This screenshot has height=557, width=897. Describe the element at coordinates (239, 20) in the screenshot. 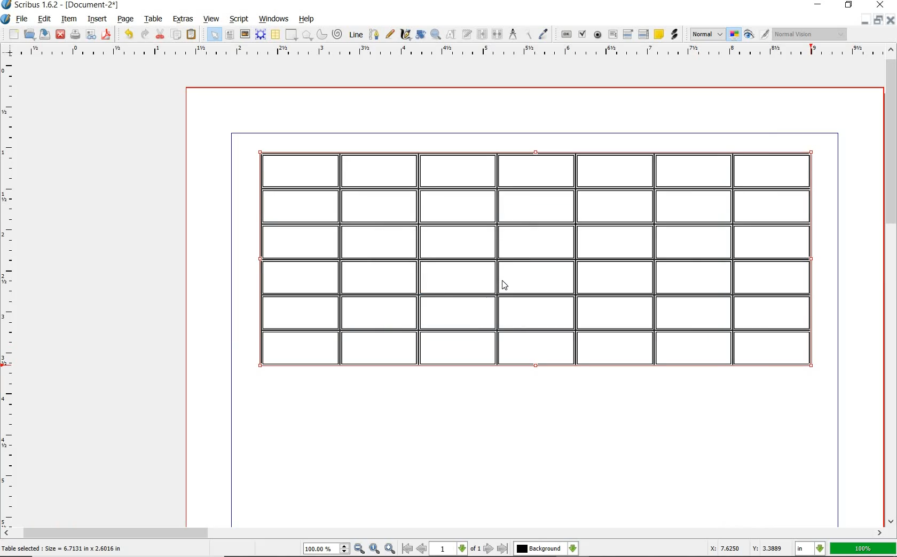

I see `script` at that location.